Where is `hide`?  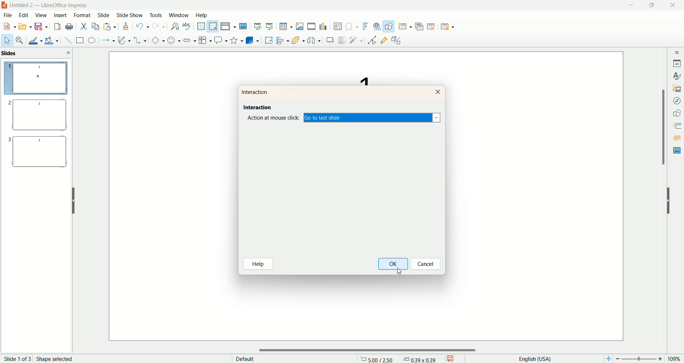 hide is located at coordinates (672, 202).